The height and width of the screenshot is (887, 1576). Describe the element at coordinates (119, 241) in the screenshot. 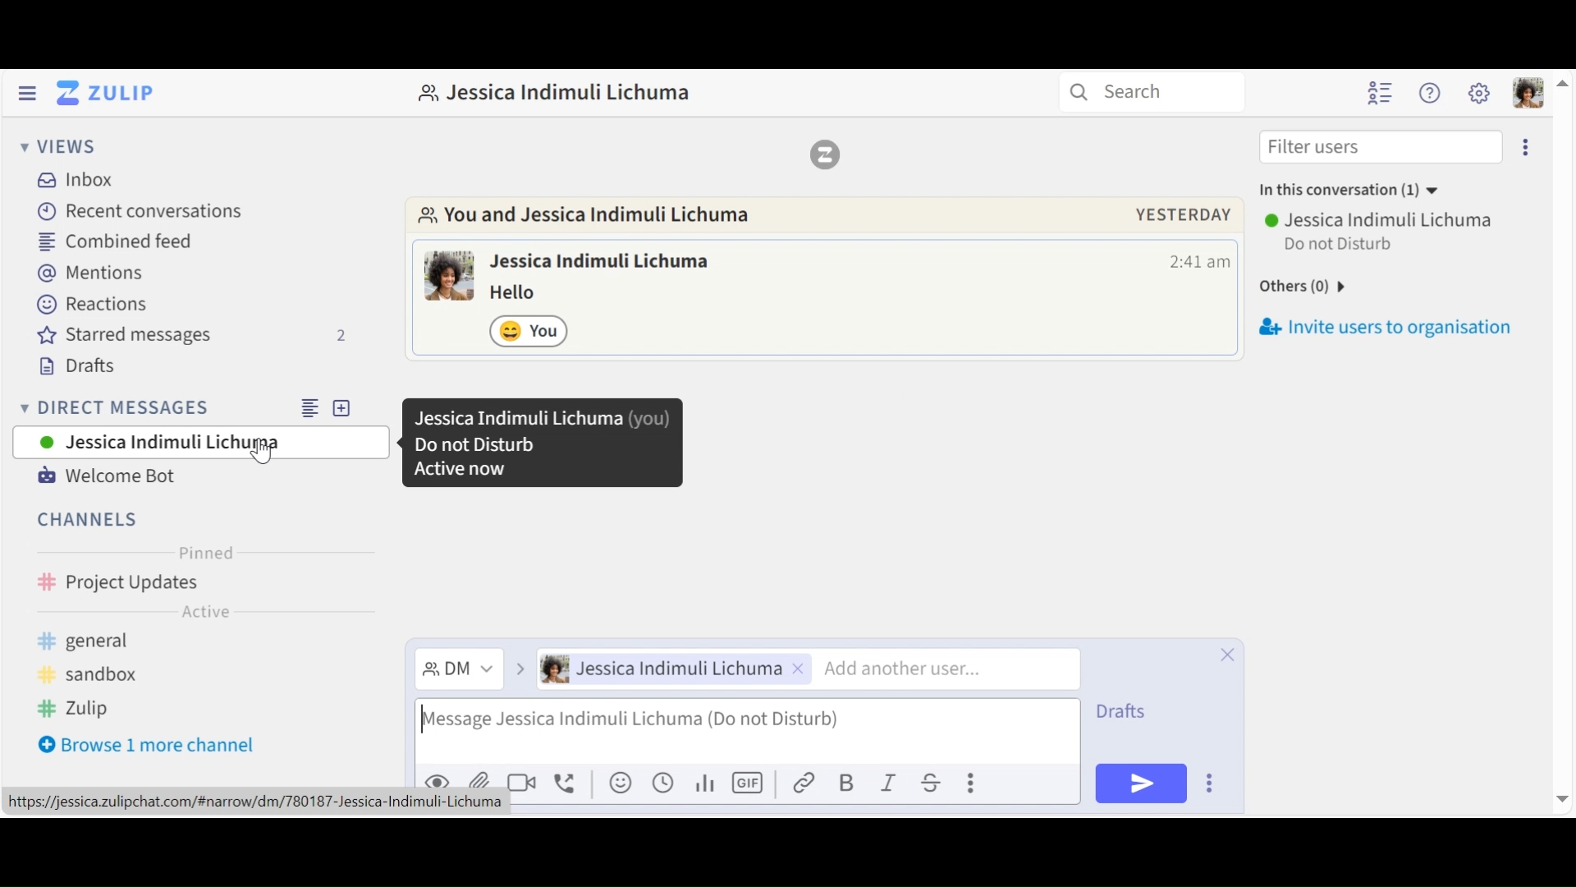

I see `Combined feed` at that location.